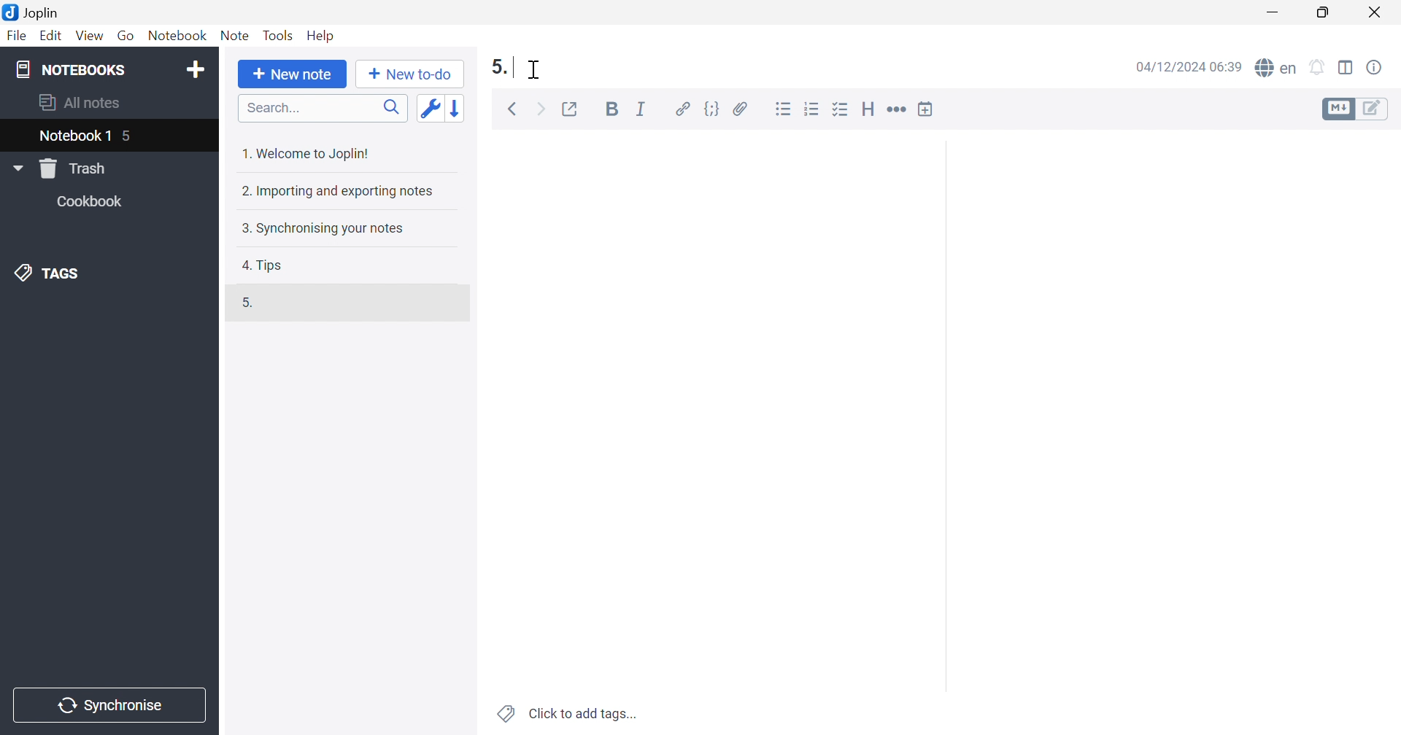 Image resolution: width=1401 pixels, height=735 pixels. What do you see at coordinates (126, 35) in the screenshot?
I see `Go` at bounding box center [126, 35].